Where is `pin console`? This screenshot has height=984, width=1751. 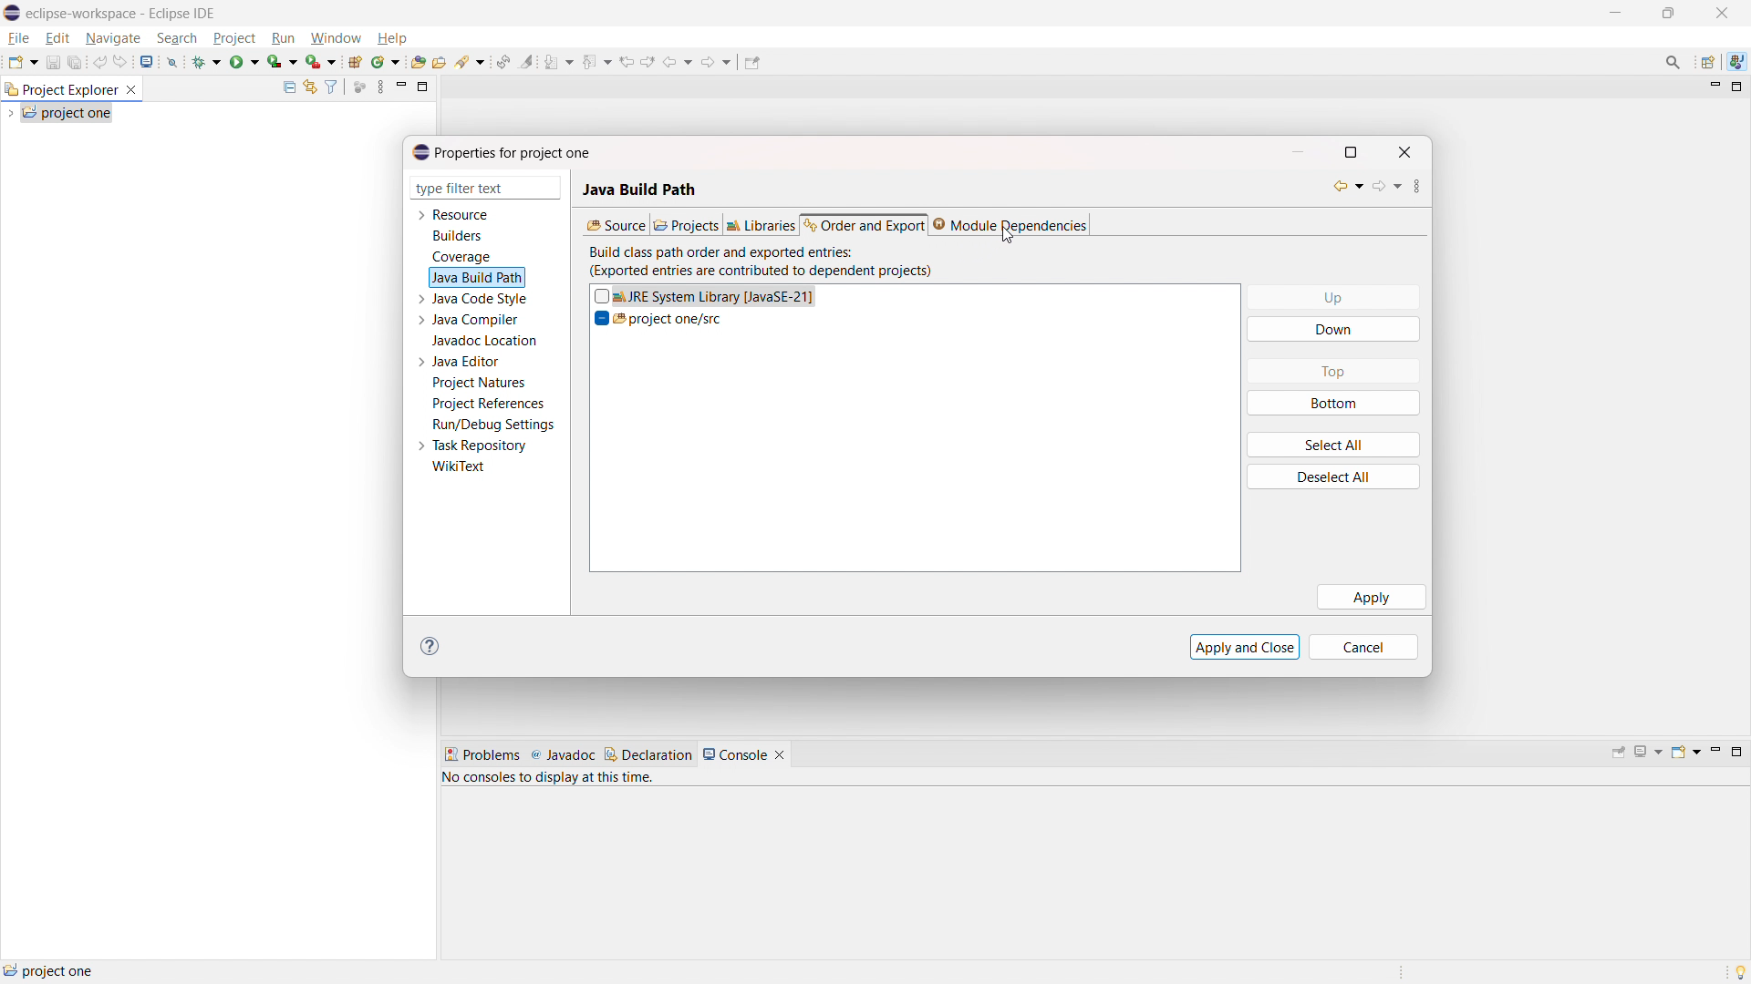
pin console is located at coordinates (1619, 753).